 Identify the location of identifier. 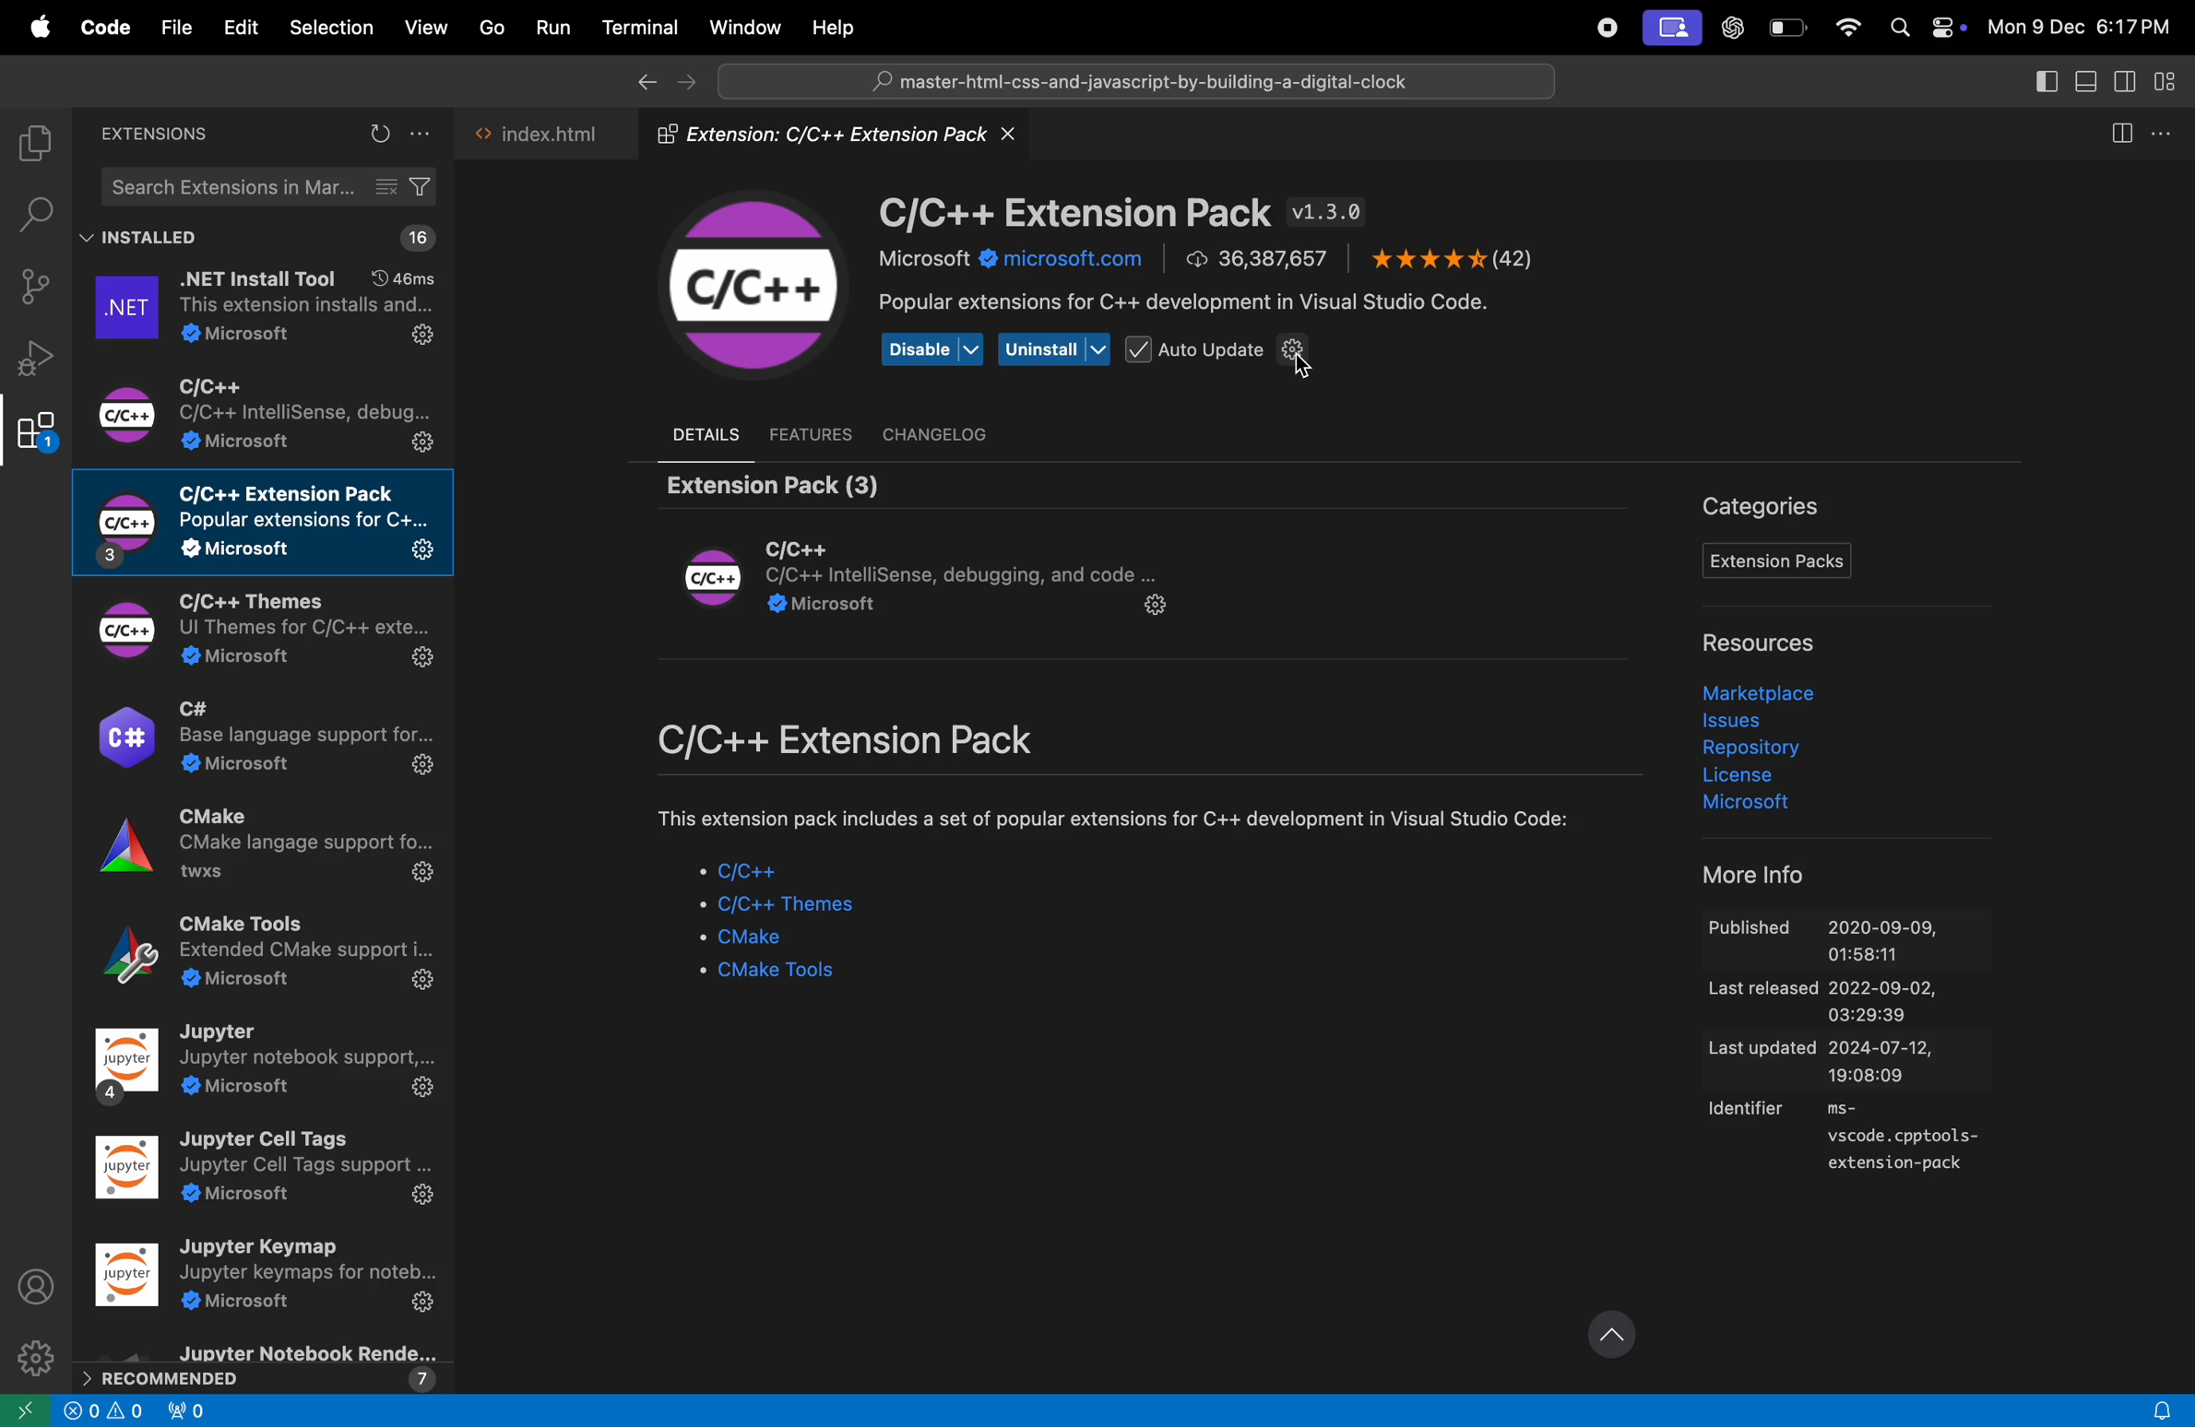
(1853, 1141).